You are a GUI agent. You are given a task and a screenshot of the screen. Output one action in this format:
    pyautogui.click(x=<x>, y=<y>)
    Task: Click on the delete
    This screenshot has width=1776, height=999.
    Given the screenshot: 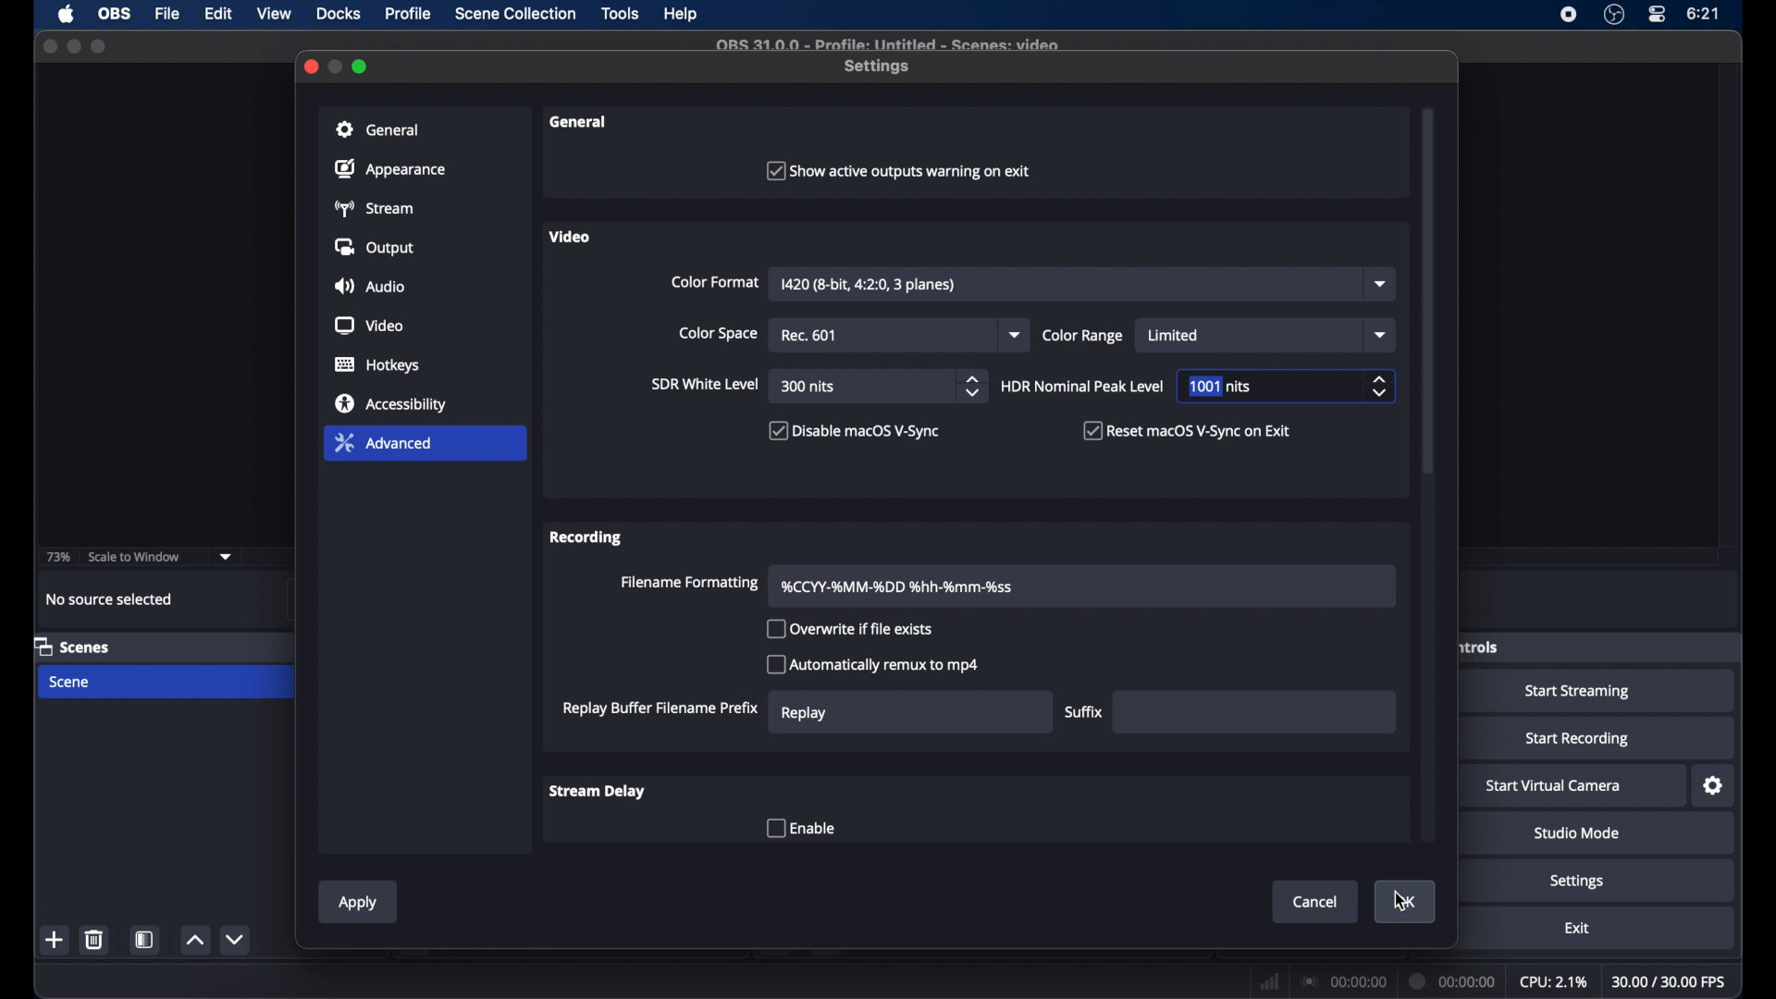 What is the action you would take?
    pyautogui.click(x=93, y=939)
    